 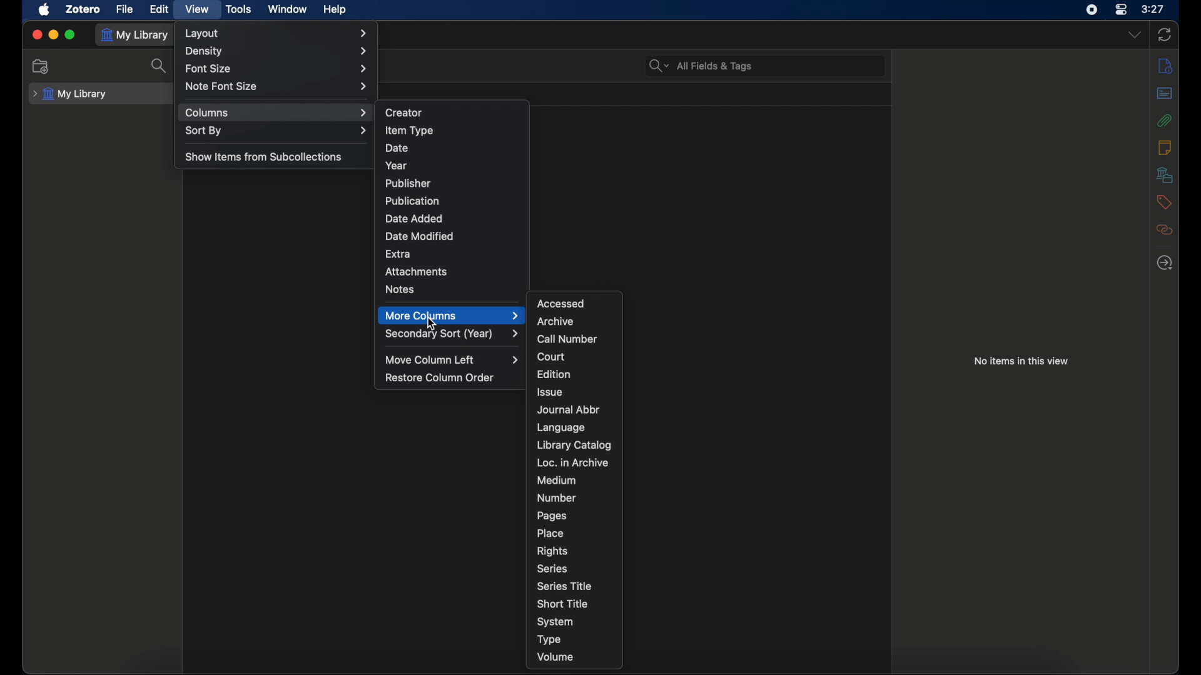 I want to click on libraries, so click(x=1164, y=174).